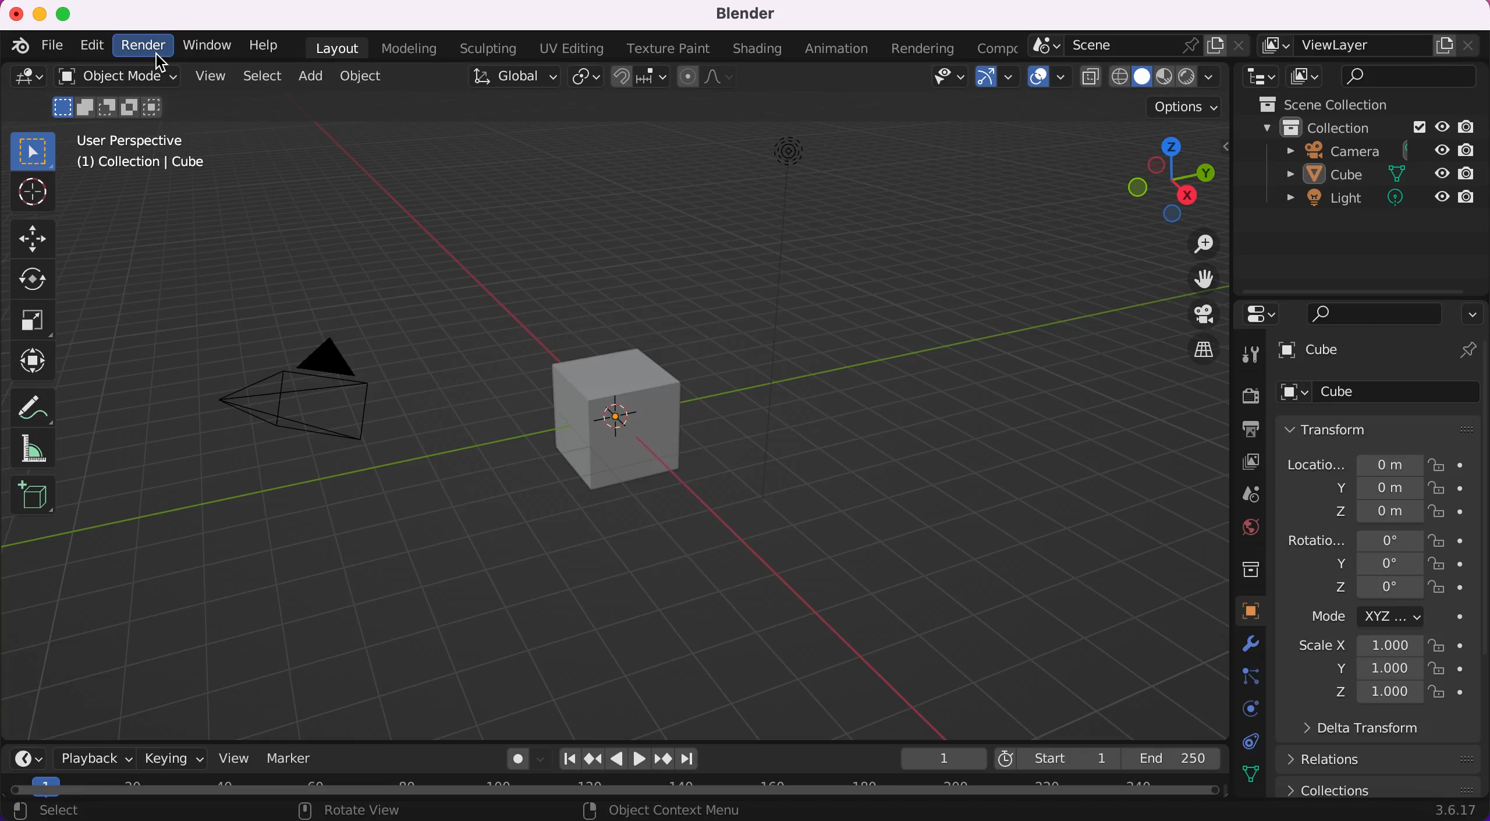 This screenshot has height=821, width=1490. Describe the element at coordinates (507, 759) in the screenshot. I see `autokeying` at that location.